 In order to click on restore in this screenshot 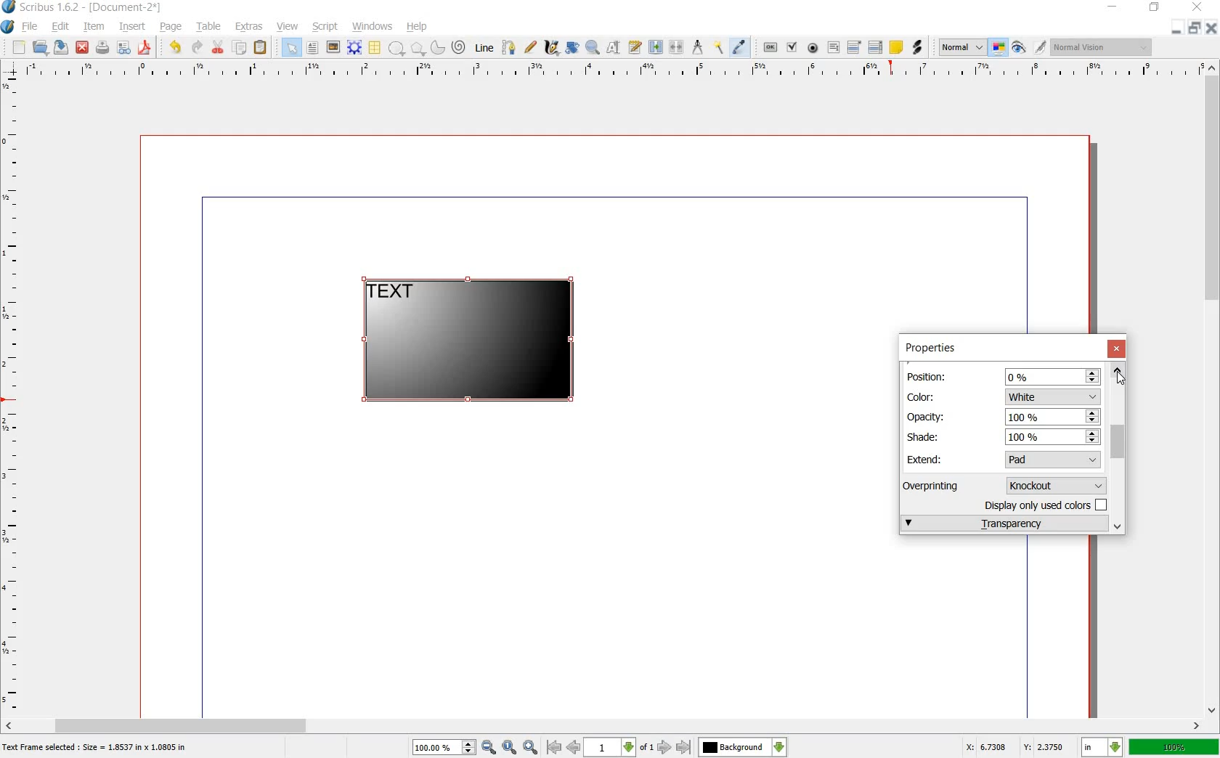, I will do `click(1155, 9)`.